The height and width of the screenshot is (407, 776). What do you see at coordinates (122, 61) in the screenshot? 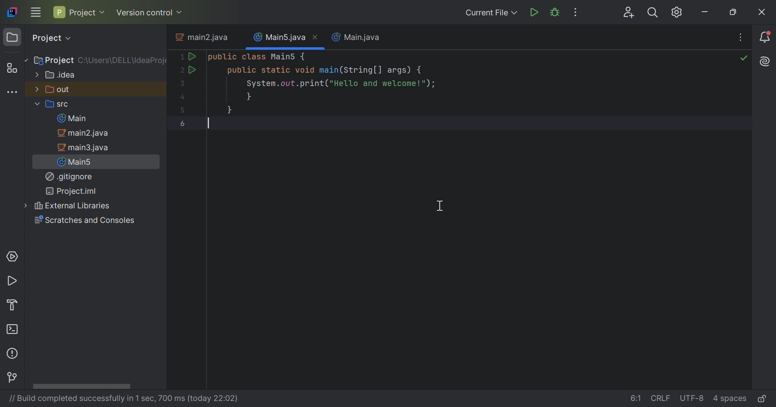
I see `C:\Users\DELL\IdeaProject` at bounding box center [122, 61].